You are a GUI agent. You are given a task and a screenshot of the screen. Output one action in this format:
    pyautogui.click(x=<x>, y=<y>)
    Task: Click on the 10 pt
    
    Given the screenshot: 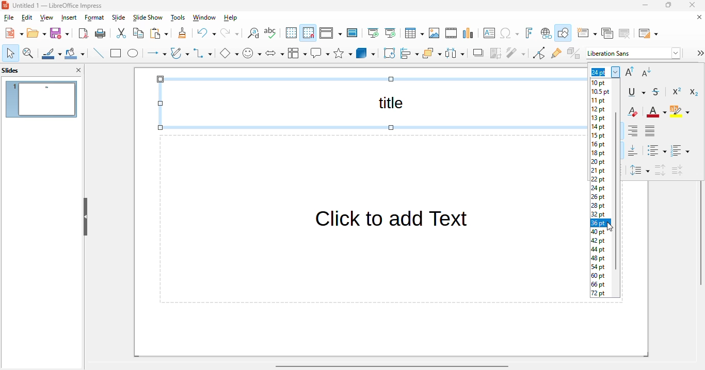 What is the action you would take?
    pyautogui.click(x=599, y=83)
    